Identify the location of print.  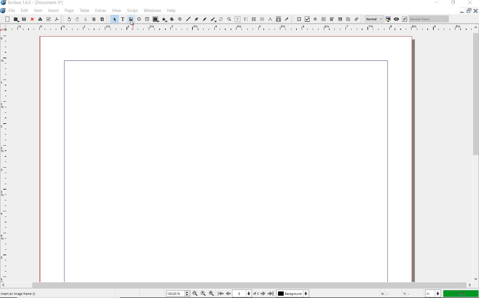
(40, 19).